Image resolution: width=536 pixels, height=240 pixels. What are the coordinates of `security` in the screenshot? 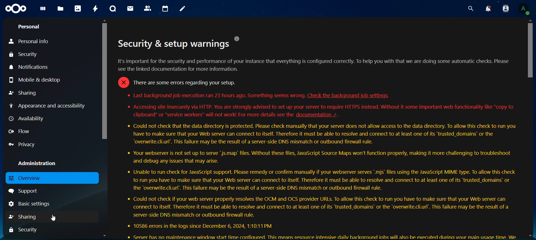 It's located at (24, 55).